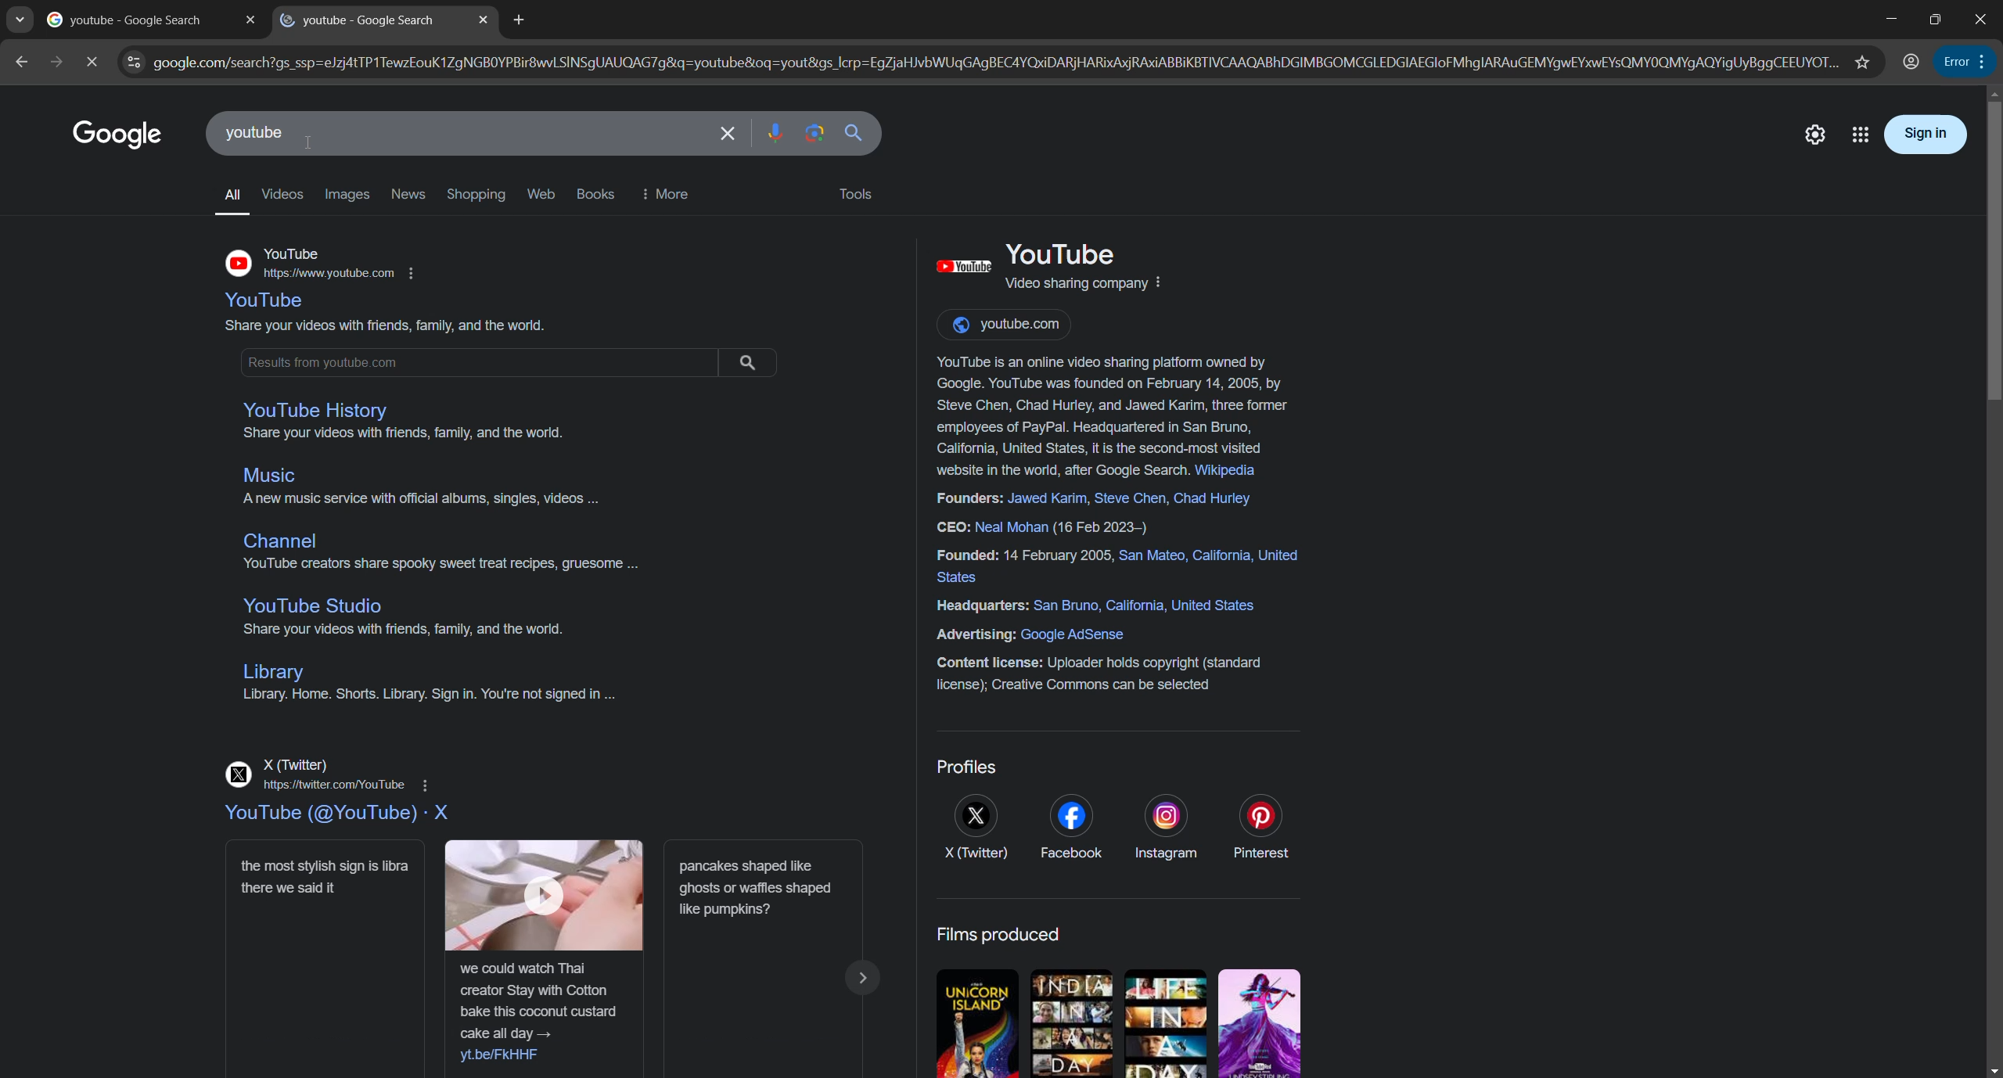  I want to click on google, so click(113, 133).